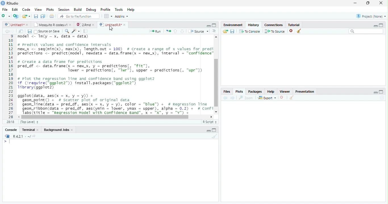 This screenshot has height=204, width=388. I want to click on 2 Rmd, so click(85, 24).